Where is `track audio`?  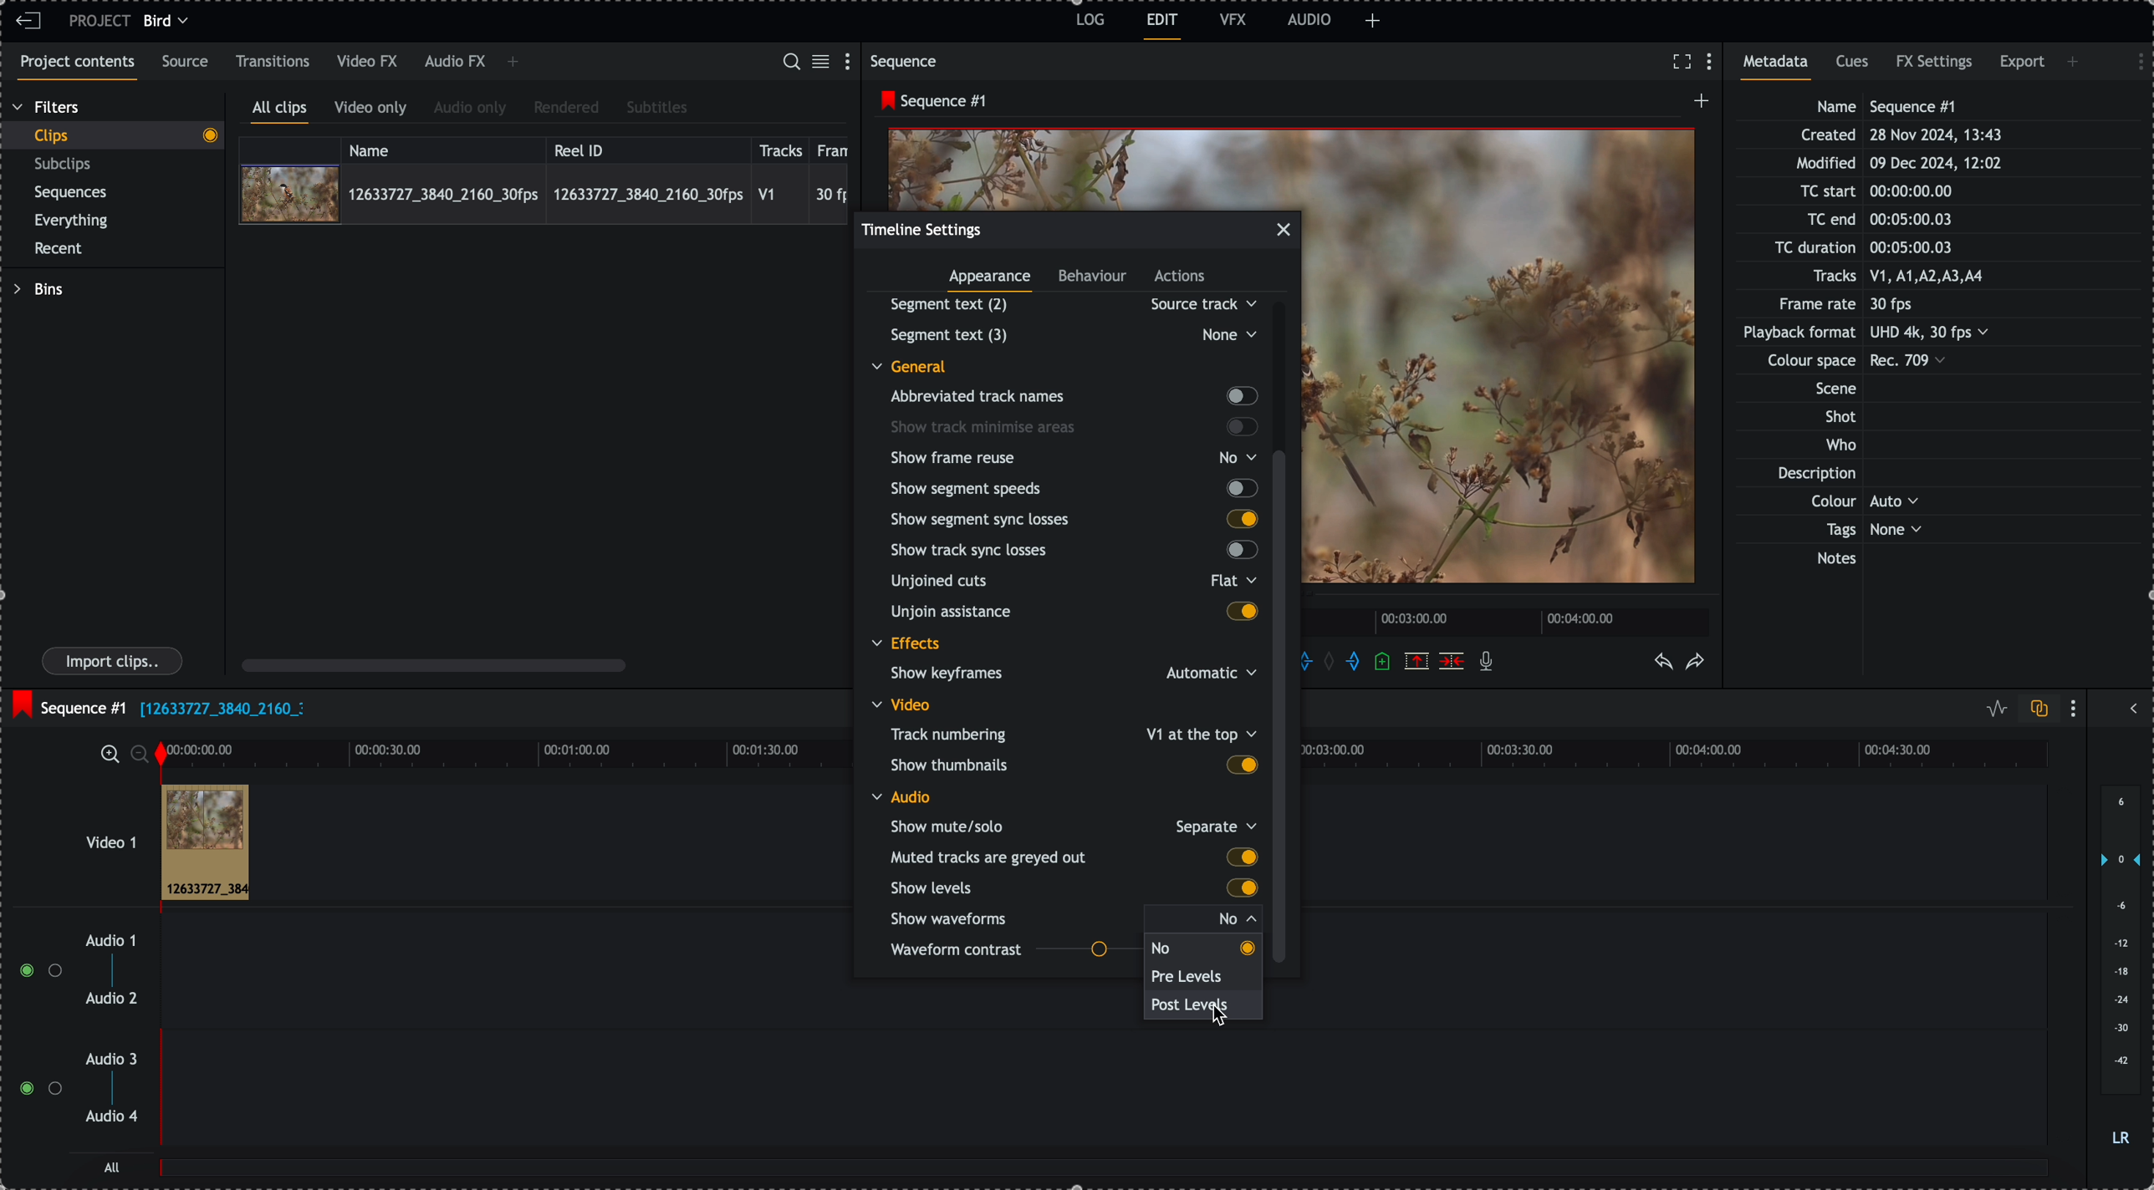
track audio is located at coordinates (1102, 1098).